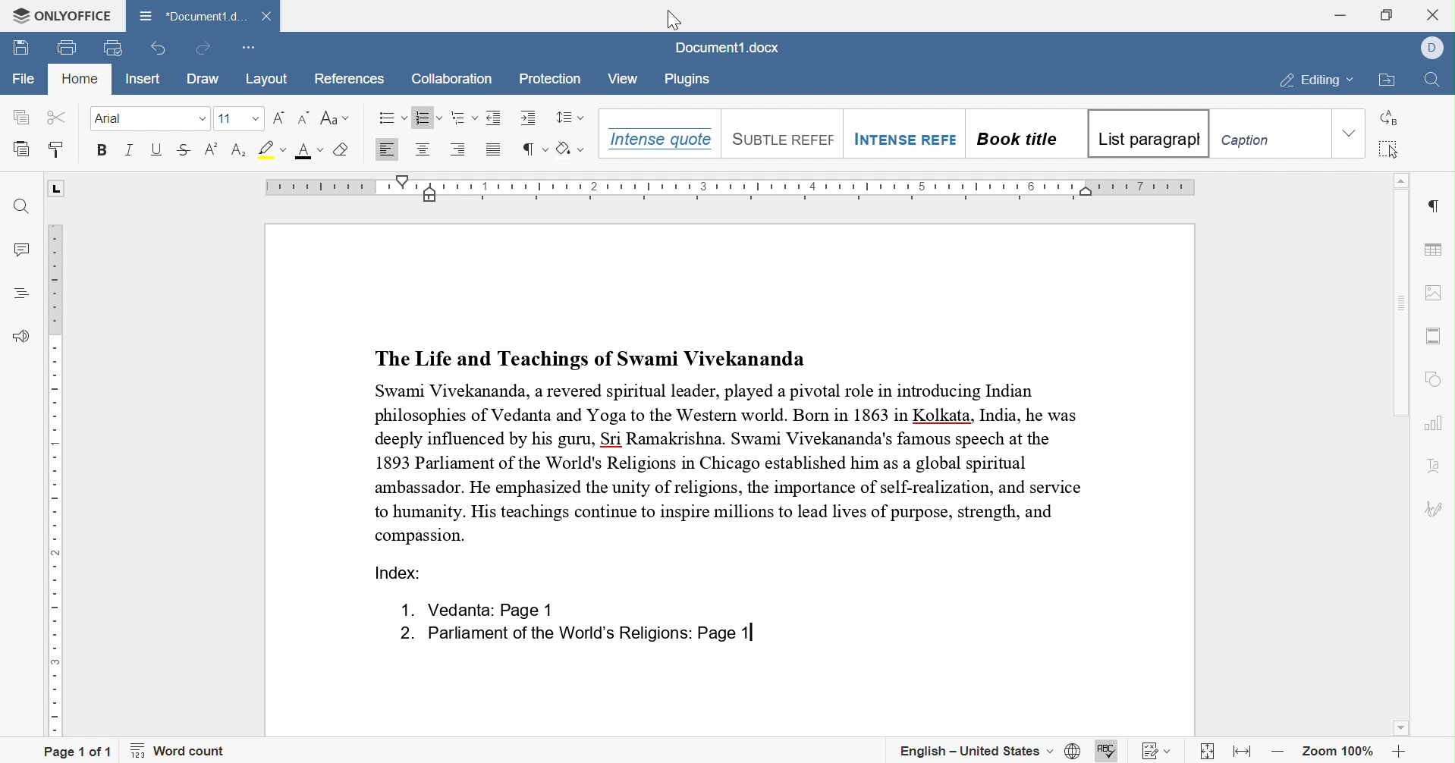 This screenshot has width=1455, height=763. I want to click on font color, so click(310, 150).